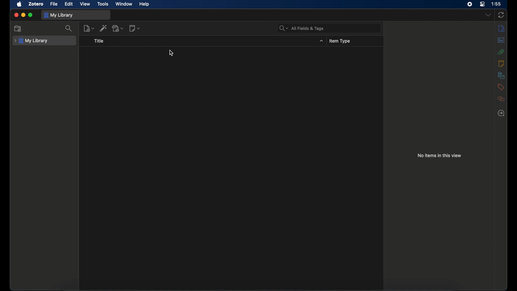 The height and width of the screenshot is (291, 517). I want to click on new collection, so click(18, 29).